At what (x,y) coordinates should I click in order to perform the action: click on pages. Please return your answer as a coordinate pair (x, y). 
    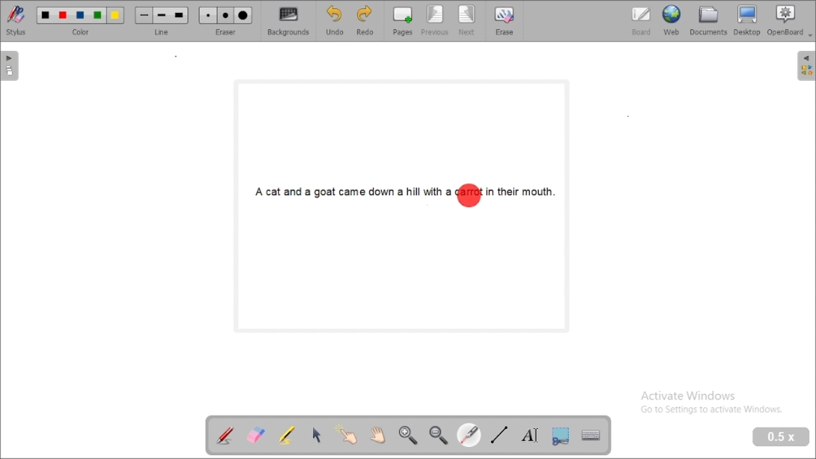
    Looking at the image, I should click on (402, 21).